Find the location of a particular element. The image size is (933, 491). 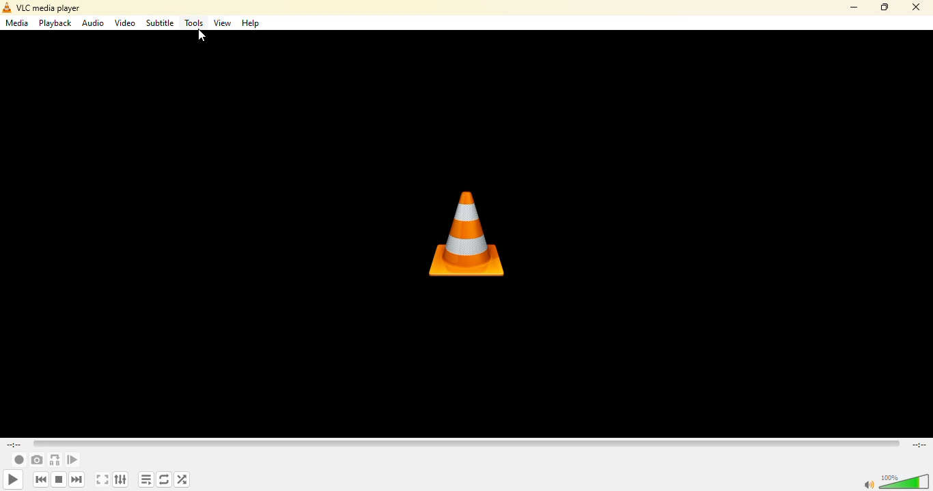

toggle the video in fullscreen is located at coordinates (102, 480).